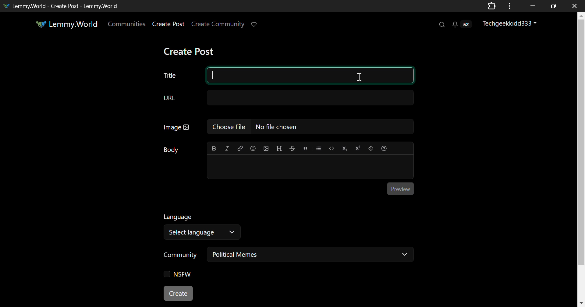  I want to click on Header, so click(279, 148).